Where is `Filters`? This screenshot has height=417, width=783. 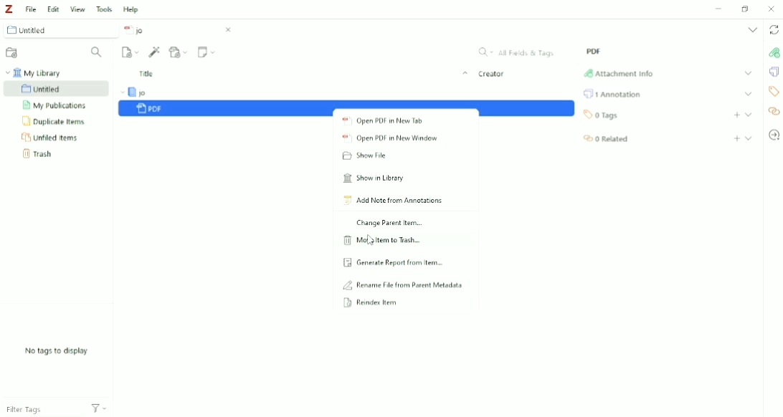 Filters is located at coordinates (105, 404).